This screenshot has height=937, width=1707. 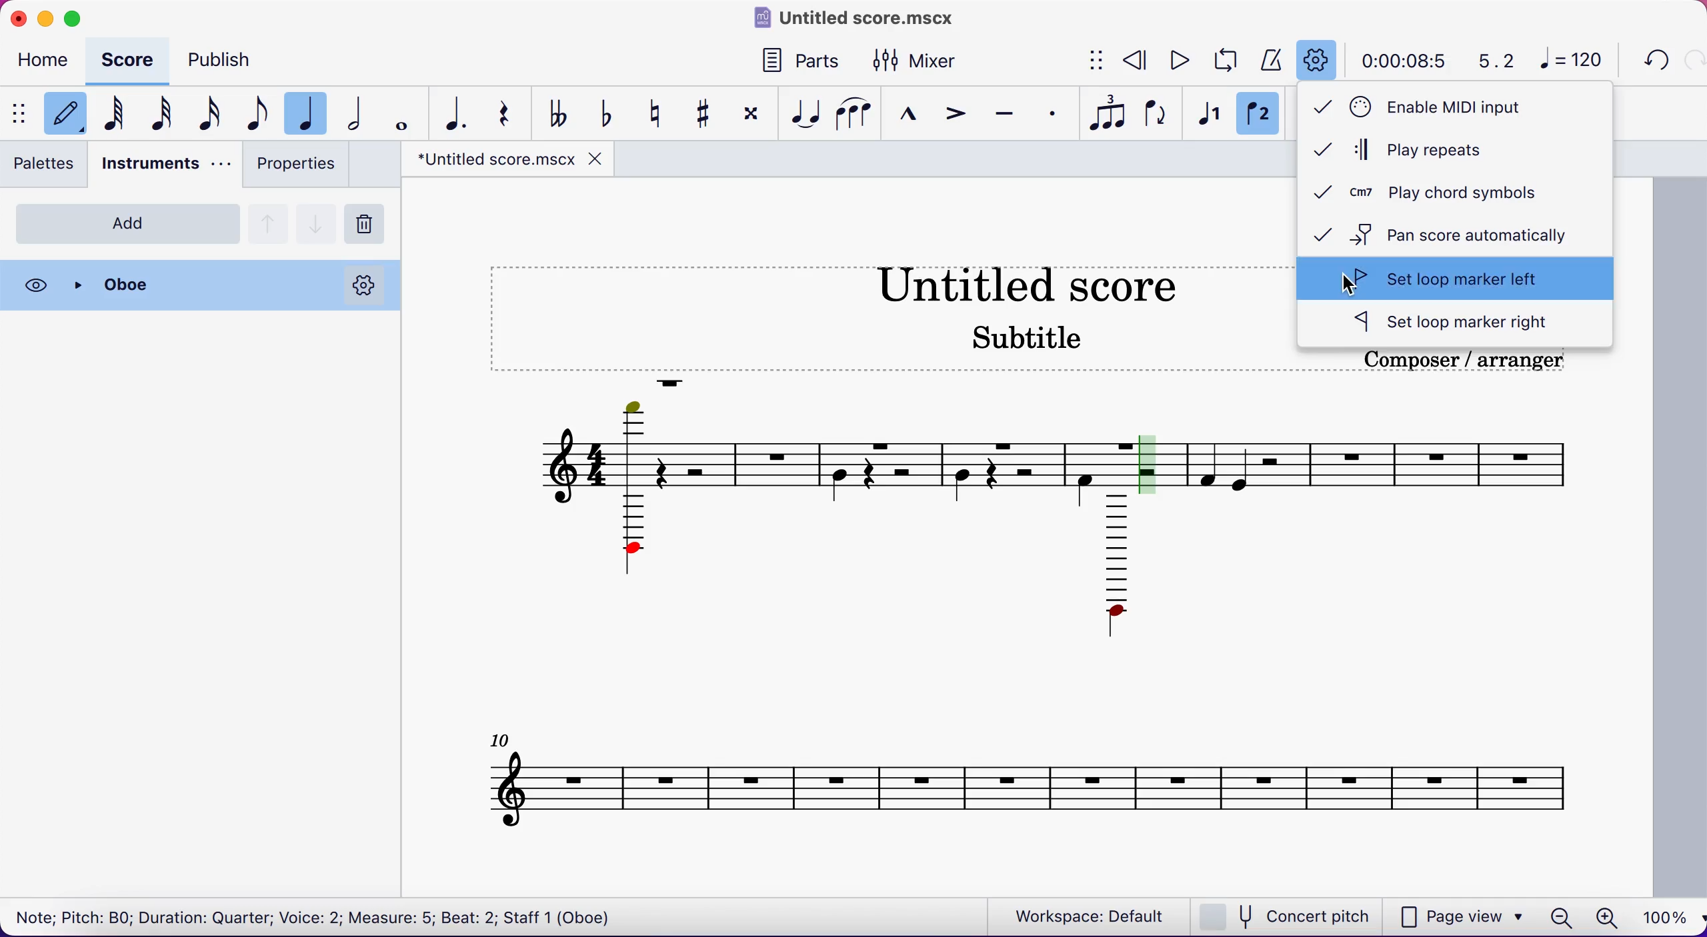 What do you see at coordinates (856, 115) in the screenshot?
I see `slur` at bounding box center [856, 115].